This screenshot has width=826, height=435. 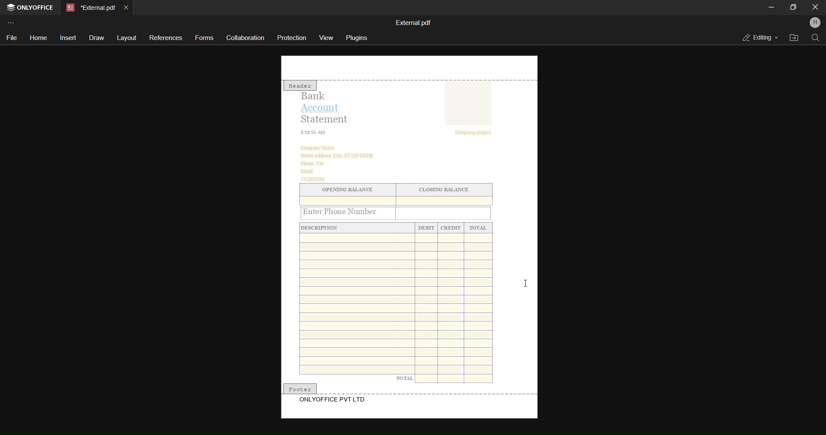 What do you see at coordinates (10, 39) in the screenshot?
I see `file` at bounding box center [10, 39].